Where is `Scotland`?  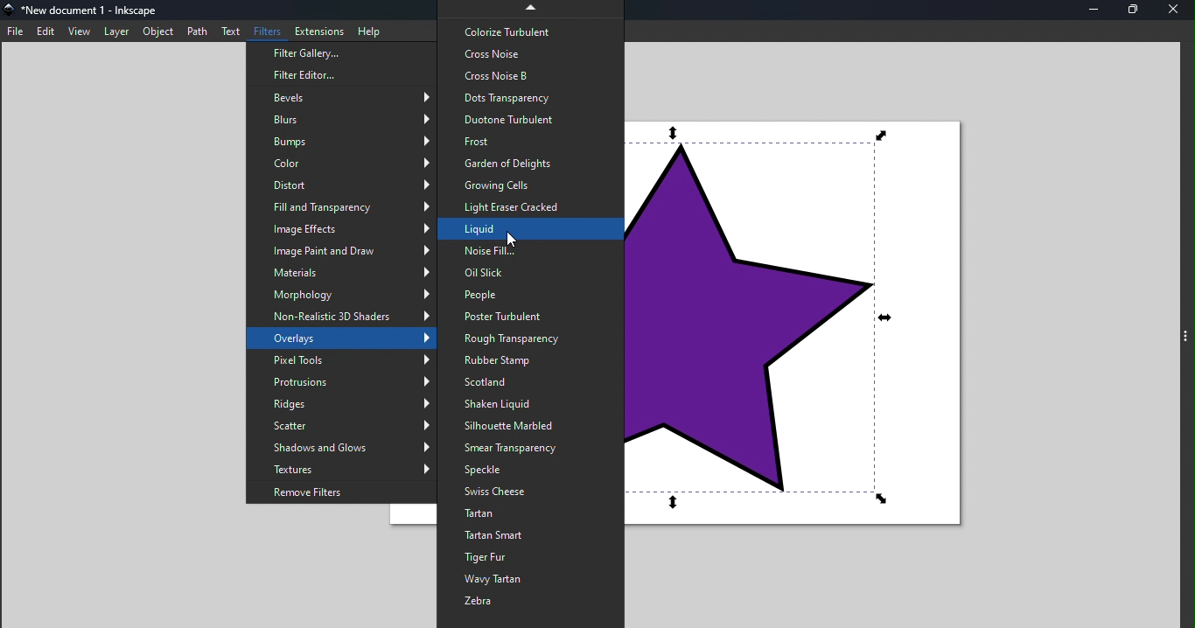 Scotland is located at coordinates (528, 384).